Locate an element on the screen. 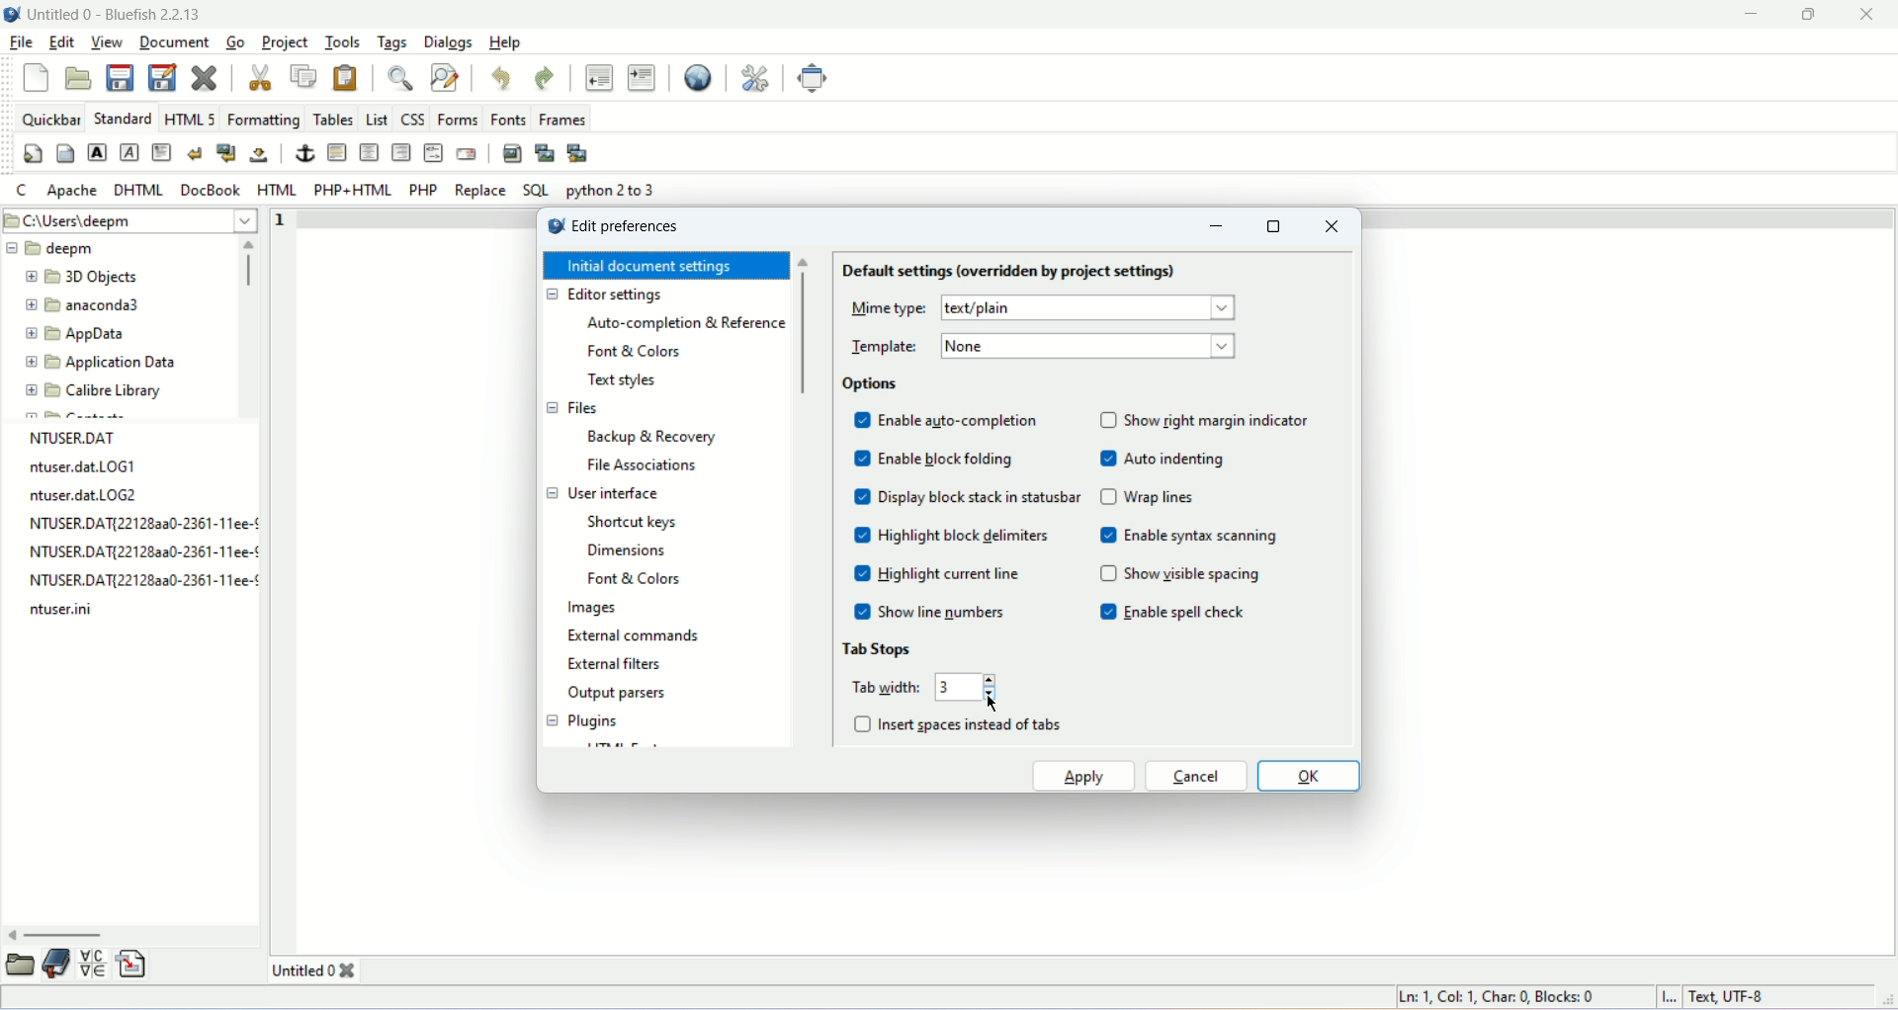  images is located at coordinates (591, 611).